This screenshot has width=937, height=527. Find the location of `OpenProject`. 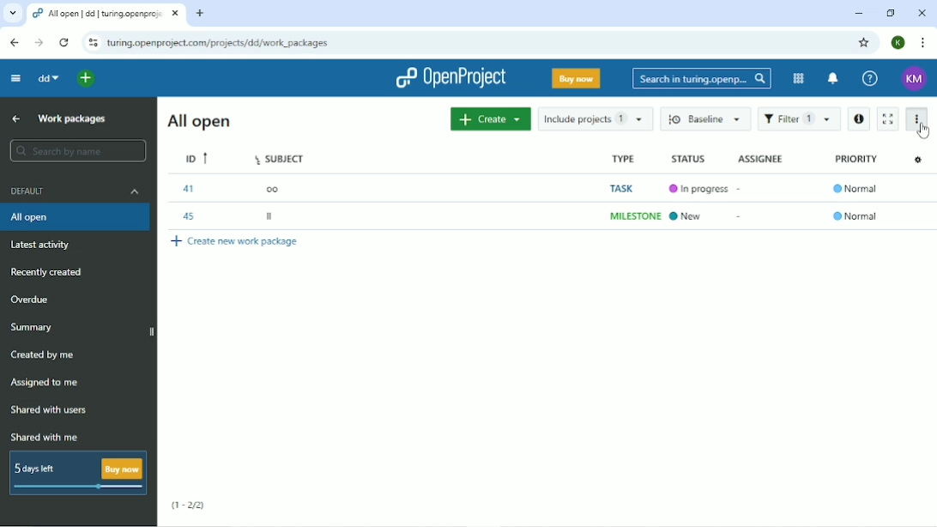

OpenProject is located at coordinates (450, 77).